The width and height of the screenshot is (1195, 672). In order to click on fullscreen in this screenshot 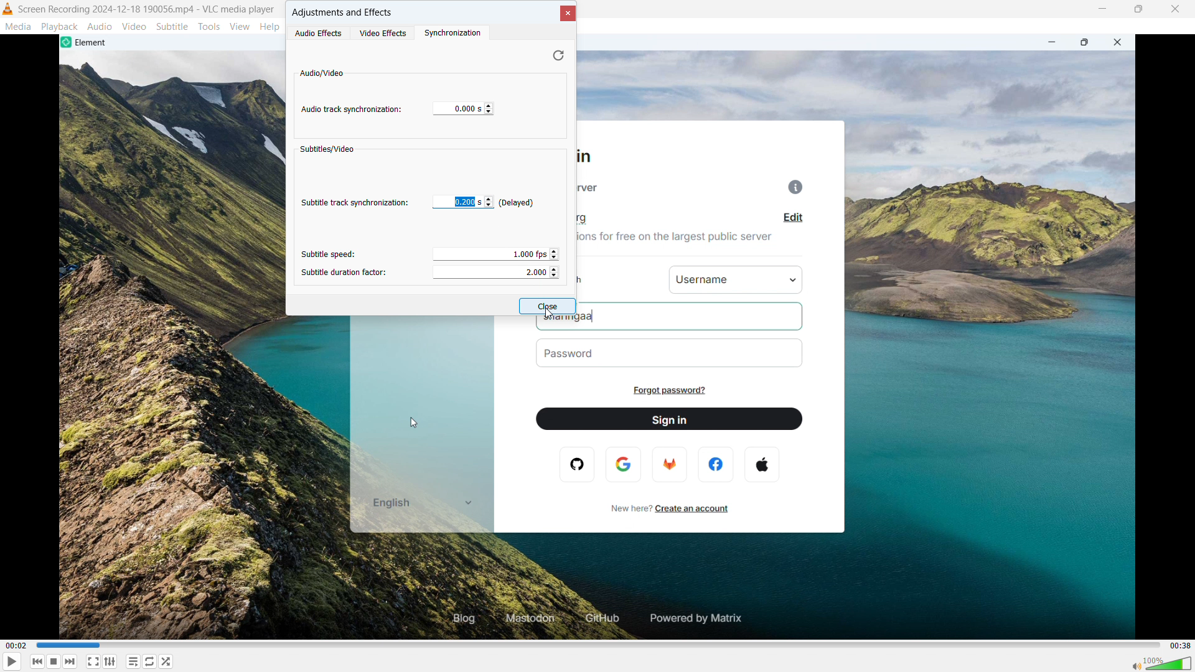, I will do `click(93, 661)`.